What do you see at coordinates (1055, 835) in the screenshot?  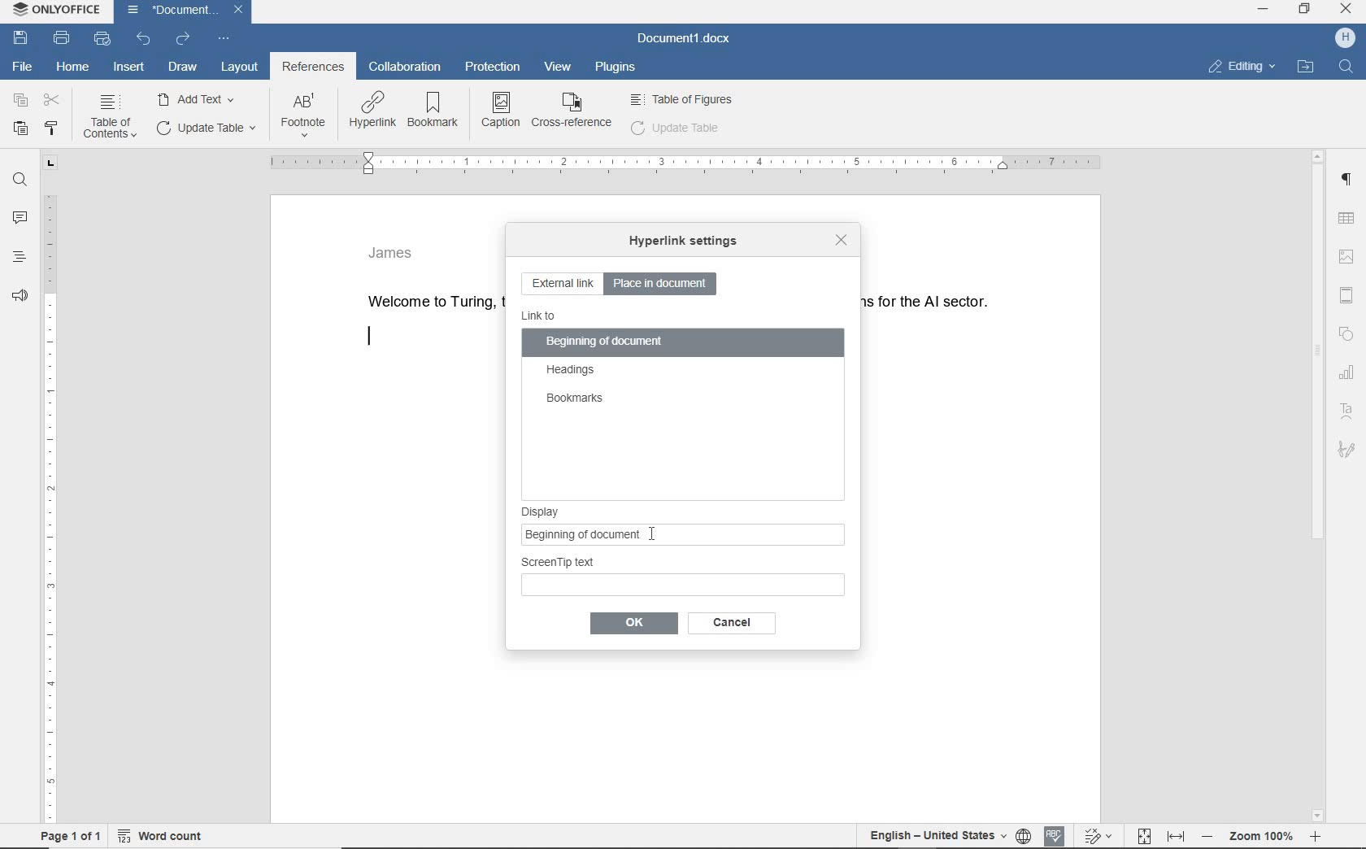 I see `spell checking` at bounding box center [1055, 835].